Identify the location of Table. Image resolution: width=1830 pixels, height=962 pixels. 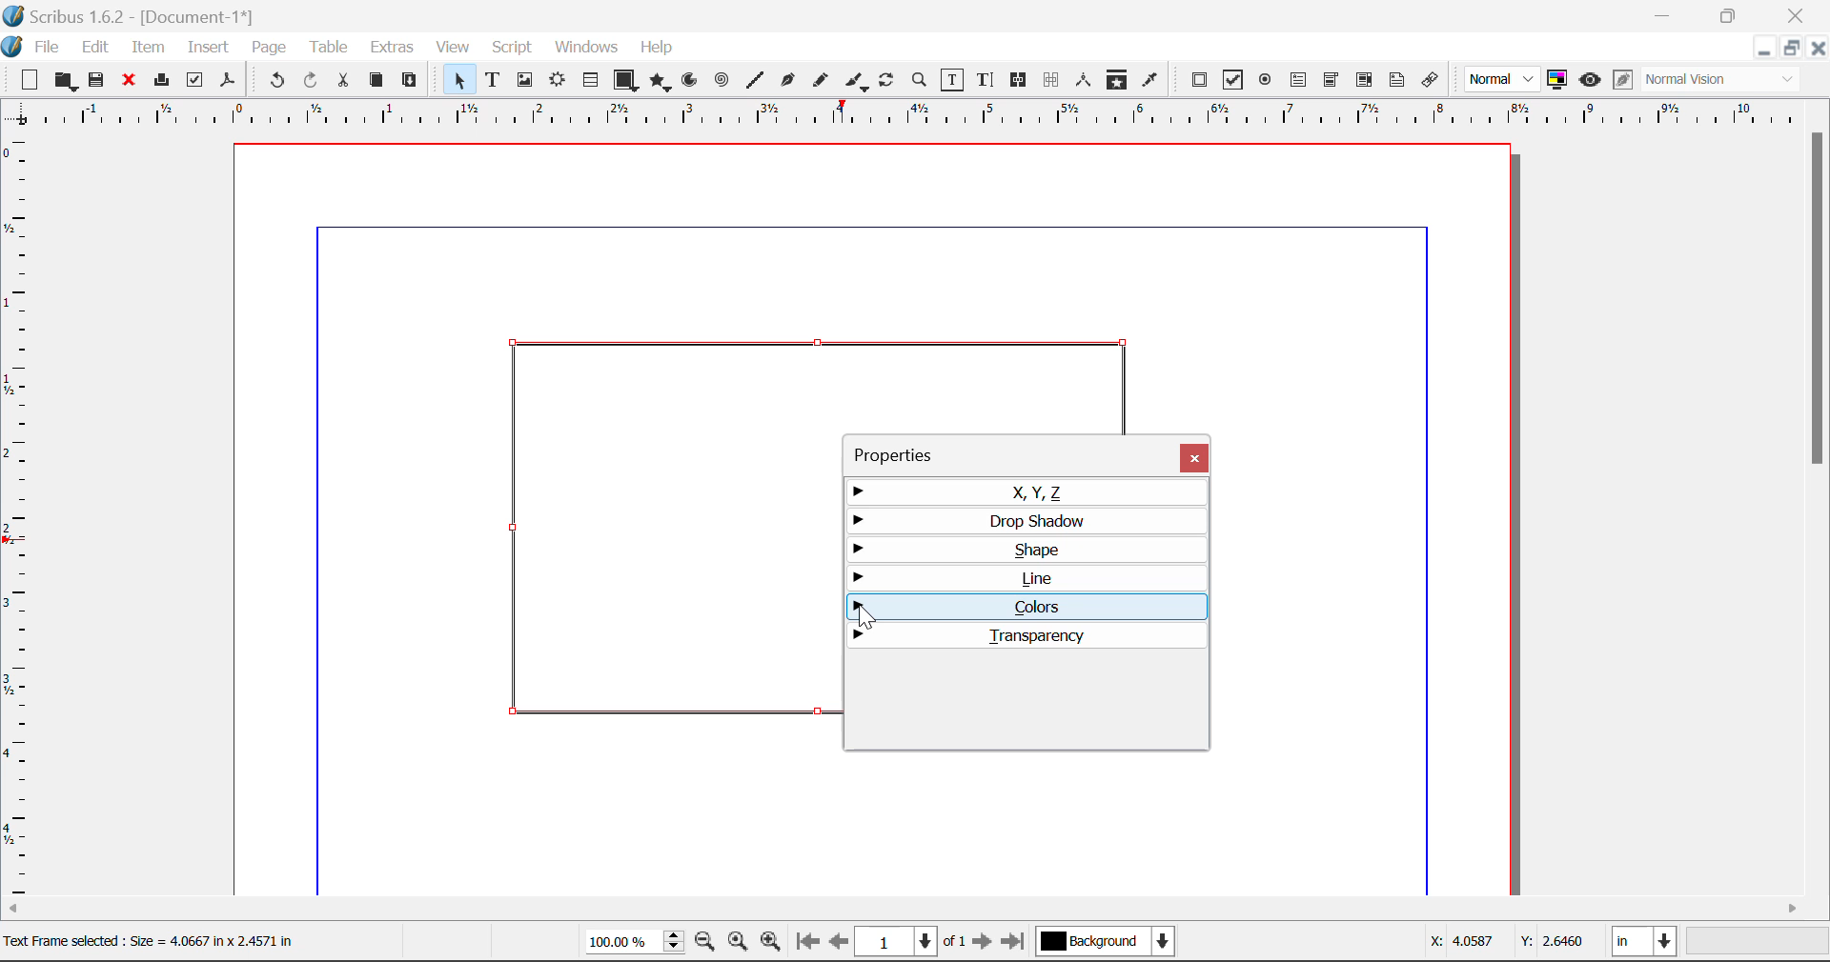
(328, 46).